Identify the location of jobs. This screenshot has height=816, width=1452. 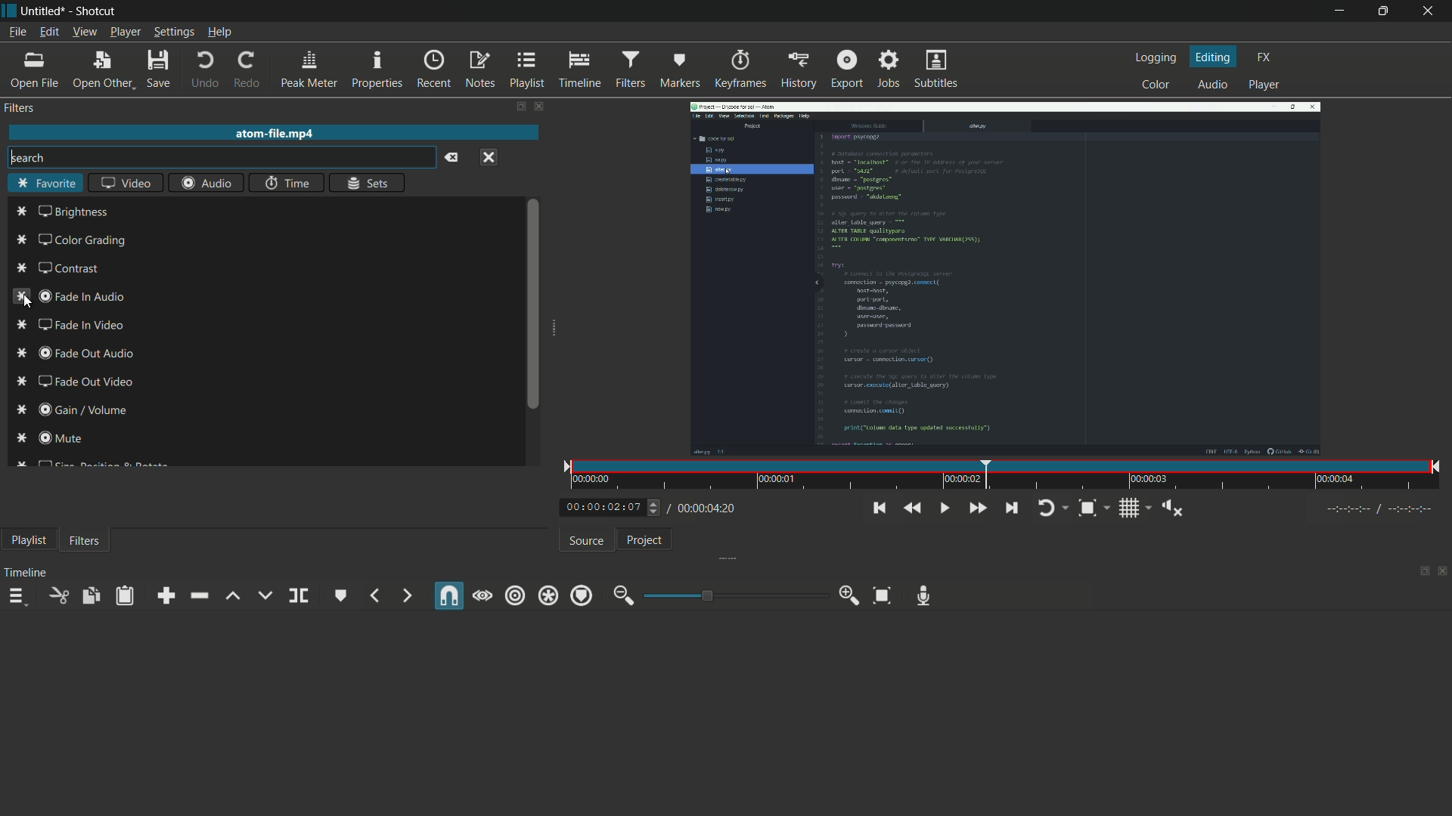
(890, 69).